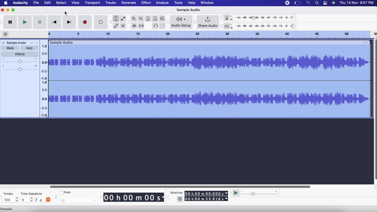 The height and width of the screenshot is (212, 377). I want to click on /4, so click(44, 200).